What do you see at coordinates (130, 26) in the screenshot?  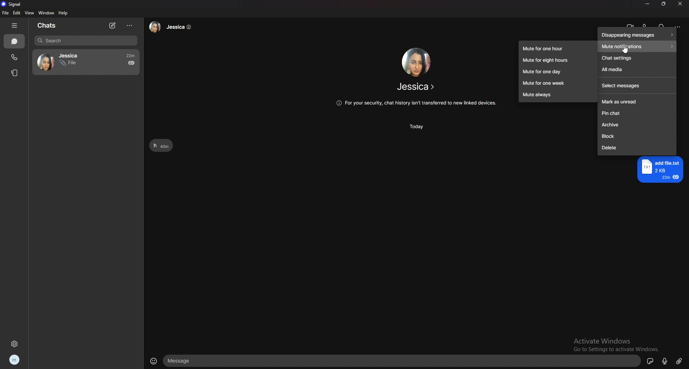 I see `options` at bounding box center [130, 26].